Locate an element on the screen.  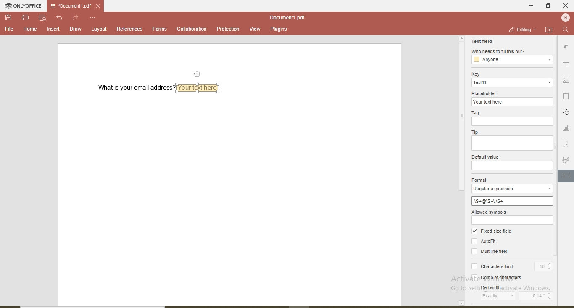
tag input is located at coordinates (511, 122).